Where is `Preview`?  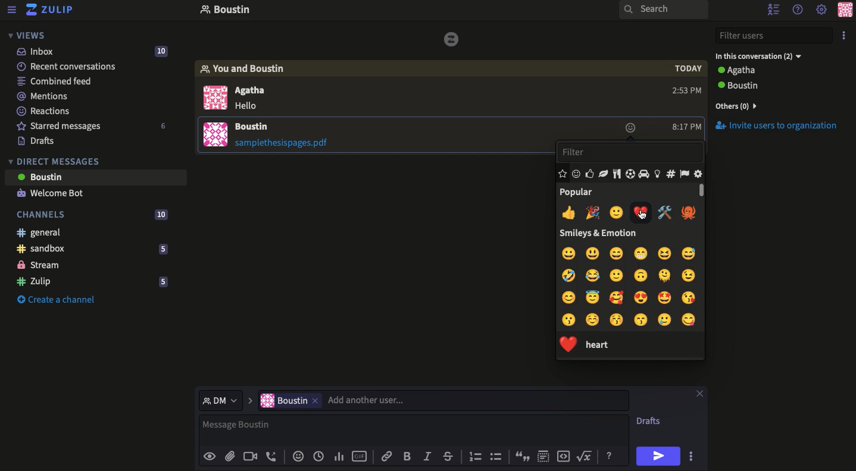
Preview is located at coordinates (211, 457).